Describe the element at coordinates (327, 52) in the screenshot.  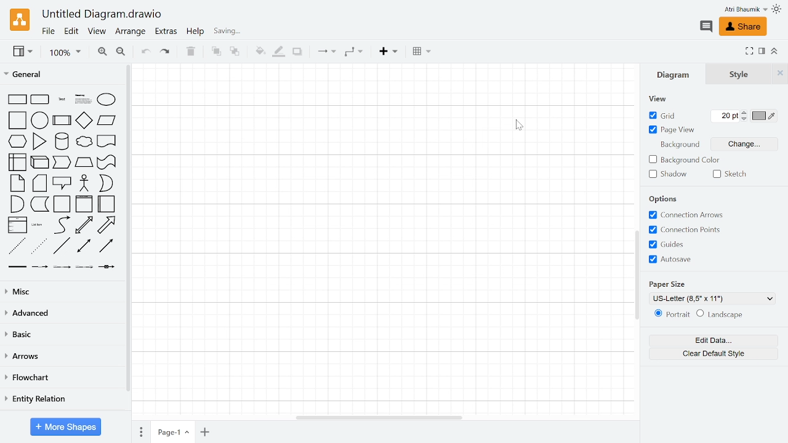
I see `Connections ` at that location.